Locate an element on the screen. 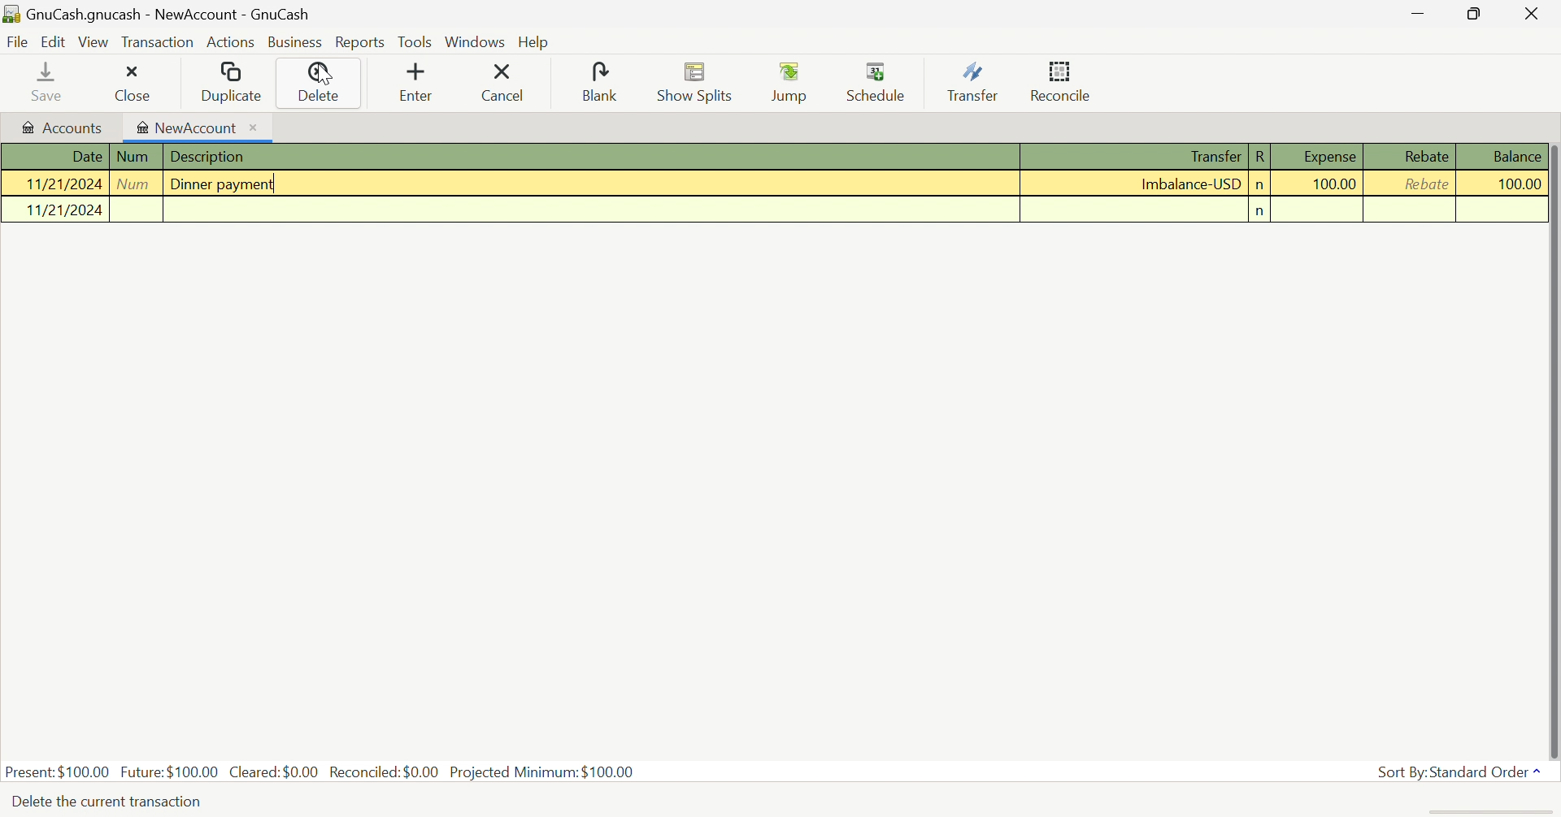 This screenshot has width=1561, height=817. Future: $100.00 is located at coordinates (169, 771).